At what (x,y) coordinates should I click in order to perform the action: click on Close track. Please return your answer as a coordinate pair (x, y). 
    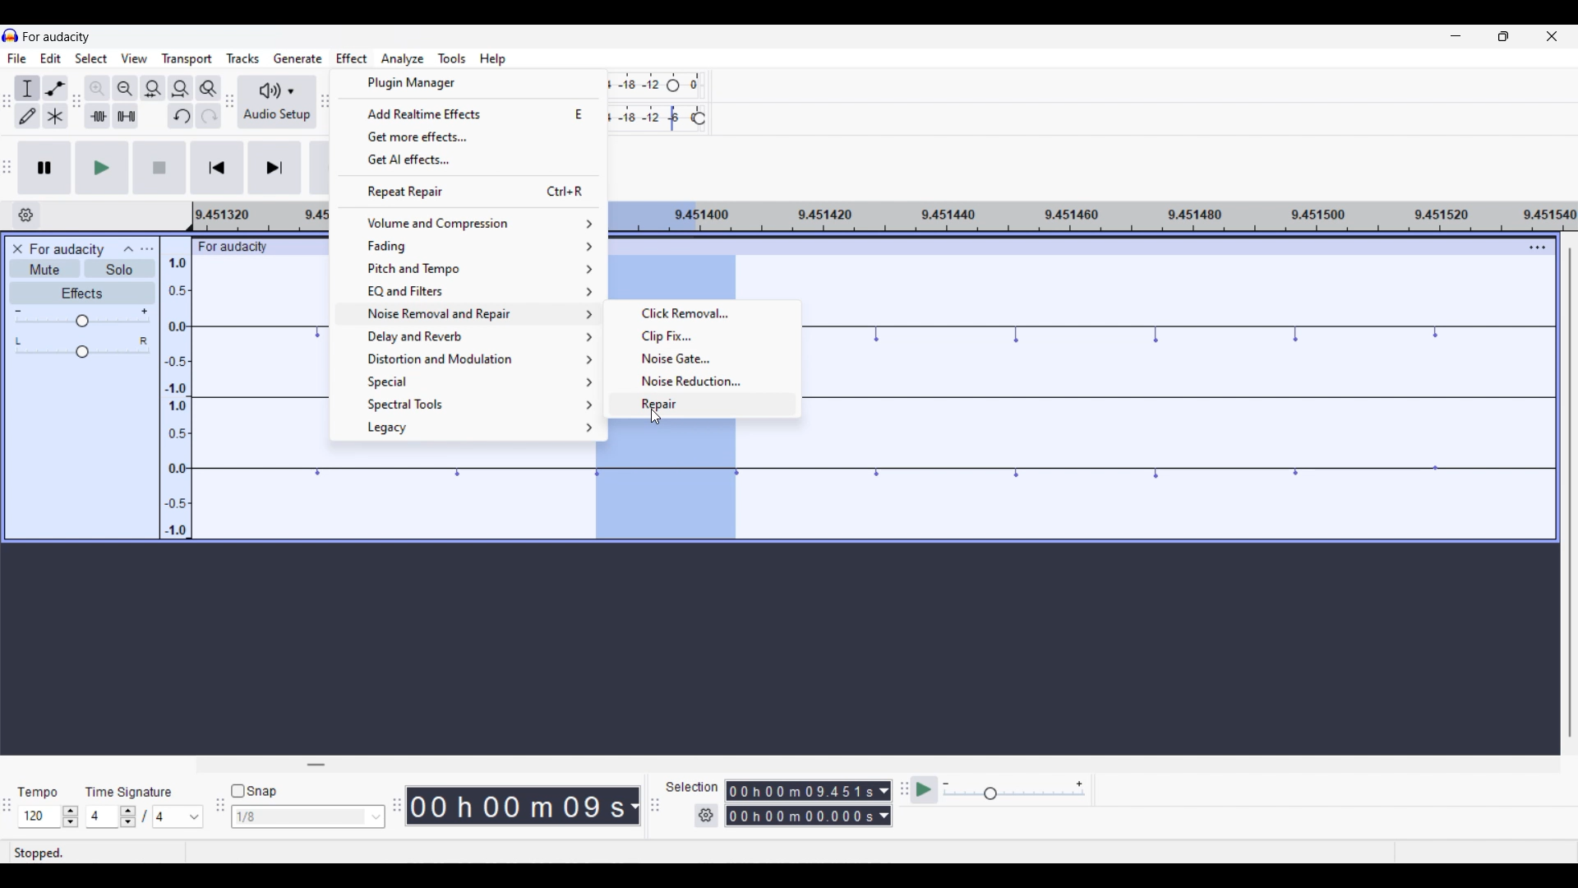
    Looking at the image, I should click on (18, 249).